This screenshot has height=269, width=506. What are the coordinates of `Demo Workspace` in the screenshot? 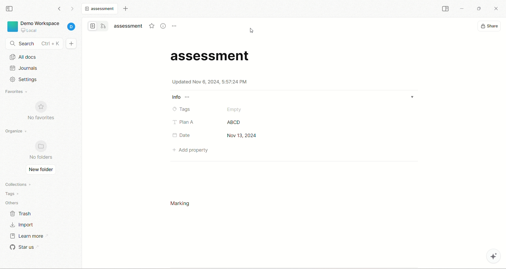 It's located at (42, 26).